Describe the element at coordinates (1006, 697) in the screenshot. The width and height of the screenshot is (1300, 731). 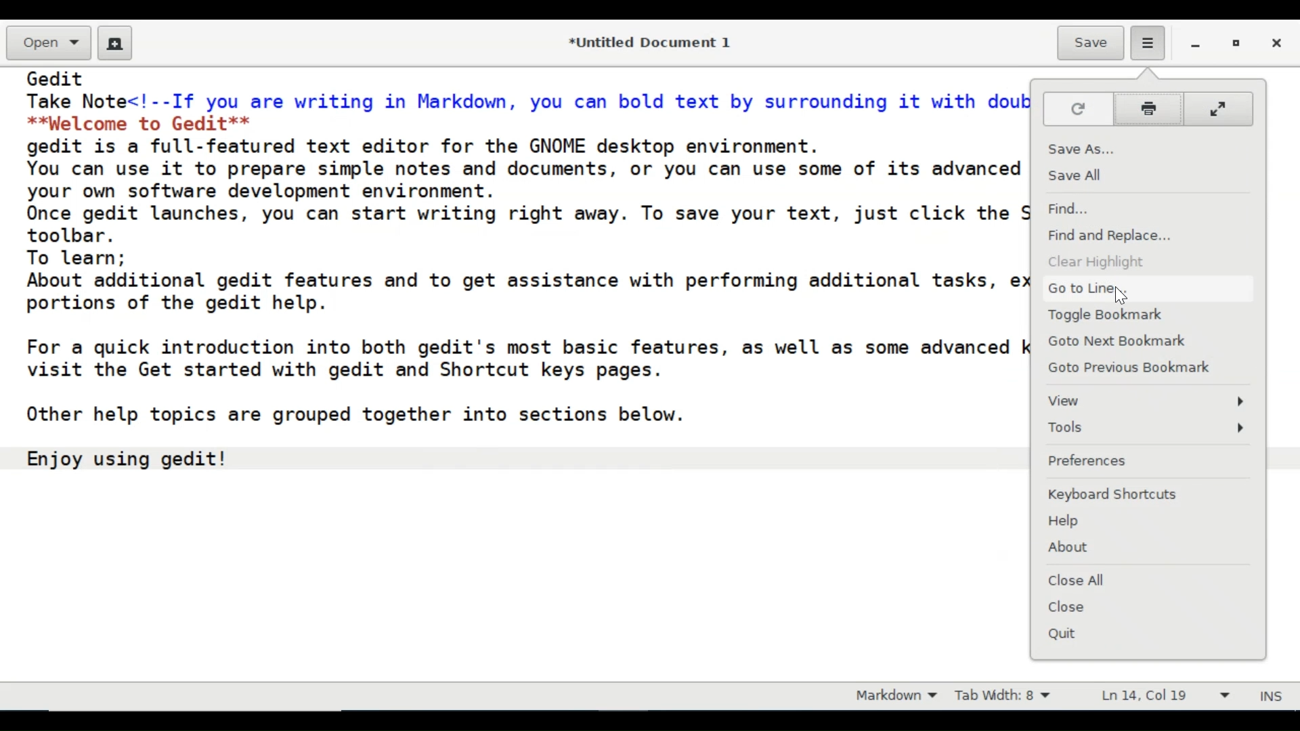
I see `Tab Width` at that location.